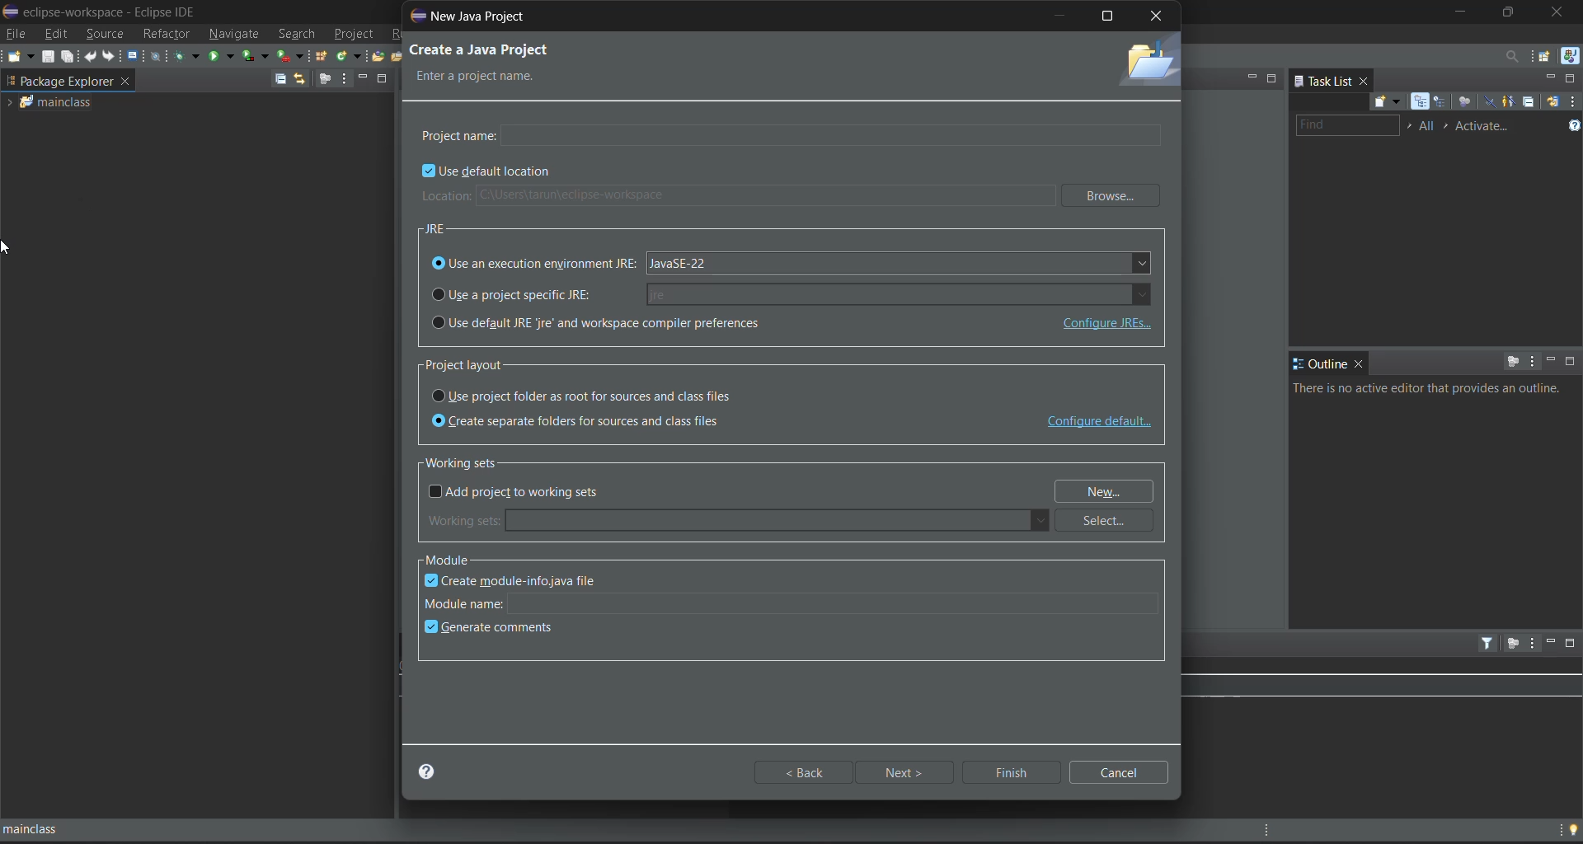  Describe the element at coordinates (1421, 101) in the screenshot. I see `categorized` at that location.